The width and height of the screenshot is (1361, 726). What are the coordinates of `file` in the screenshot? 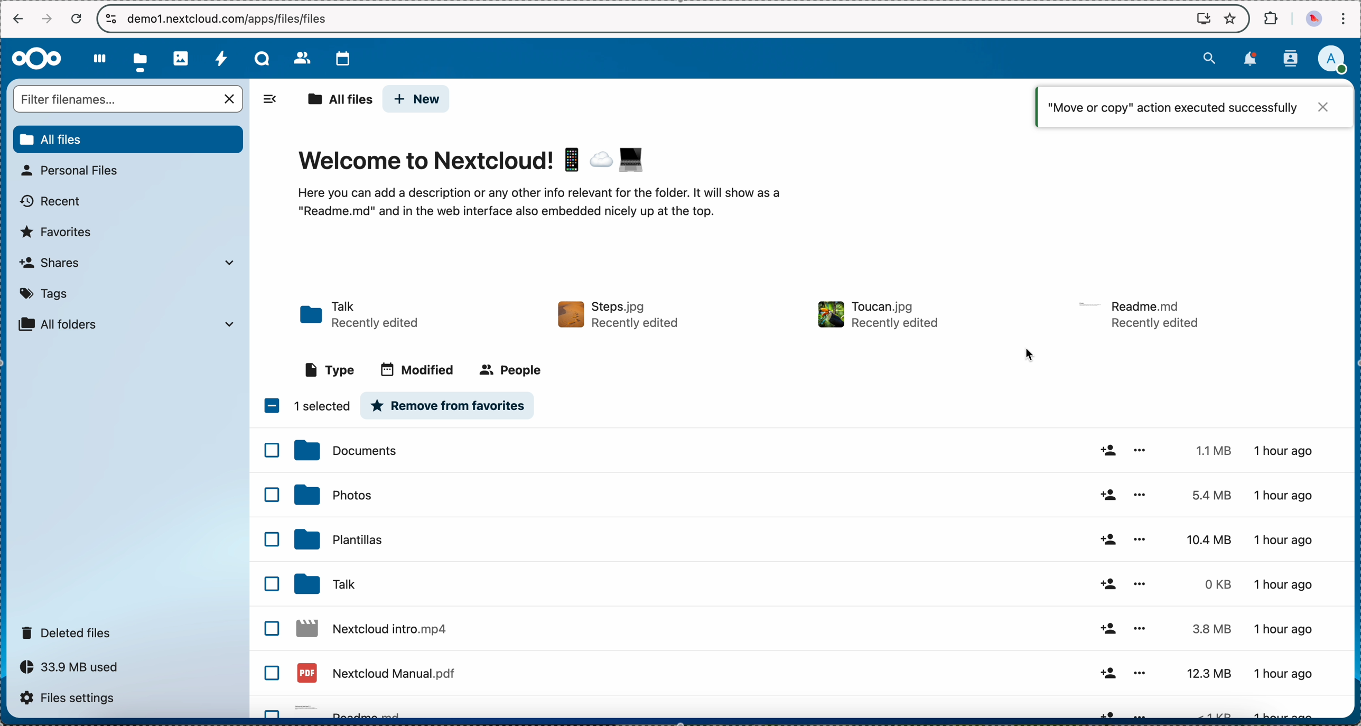 It's located at (809, 711).